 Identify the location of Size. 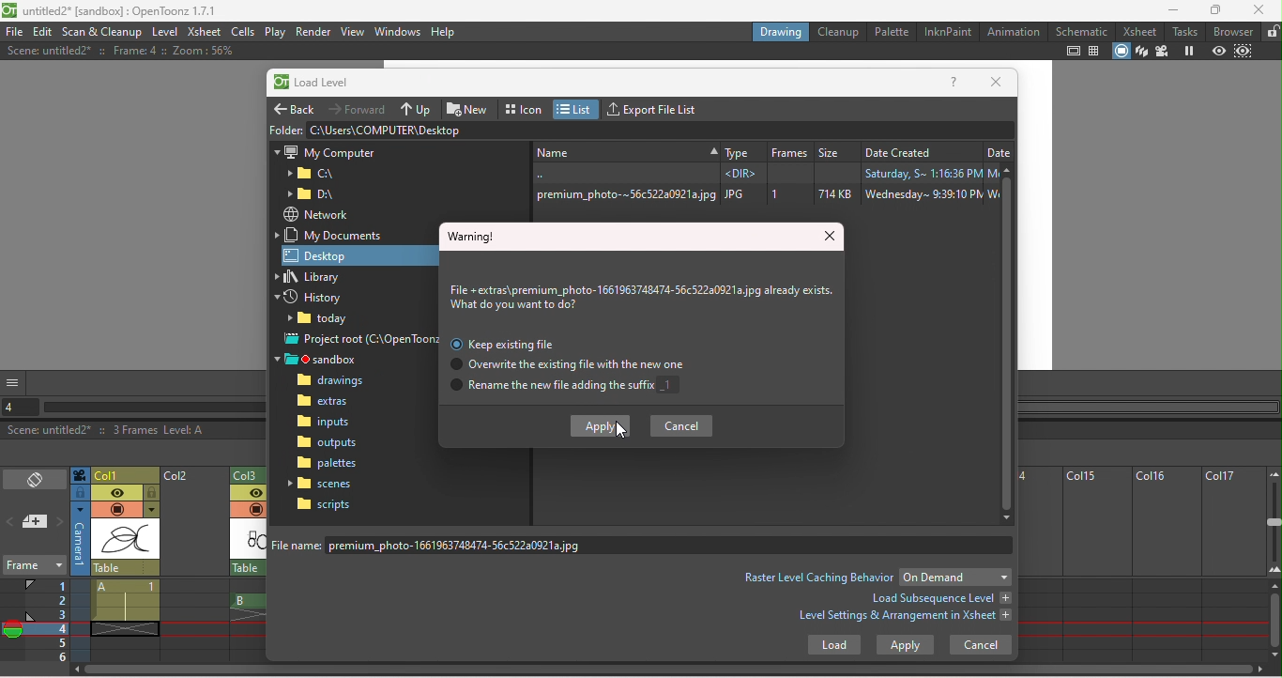
(836, 149).